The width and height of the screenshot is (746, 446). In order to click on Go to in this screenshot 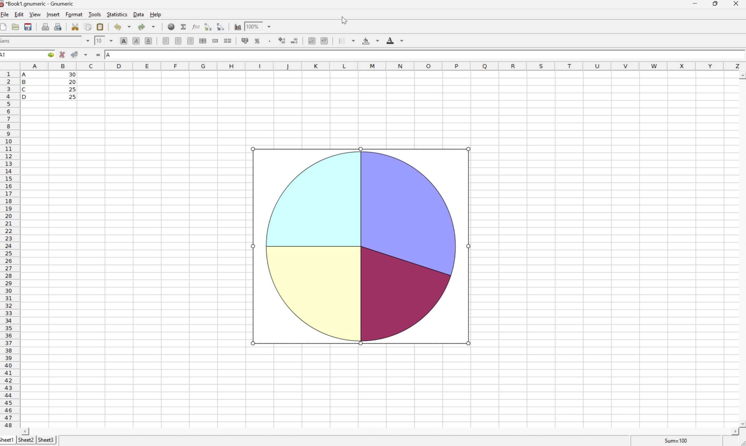, I will do `click(50, 54)`.